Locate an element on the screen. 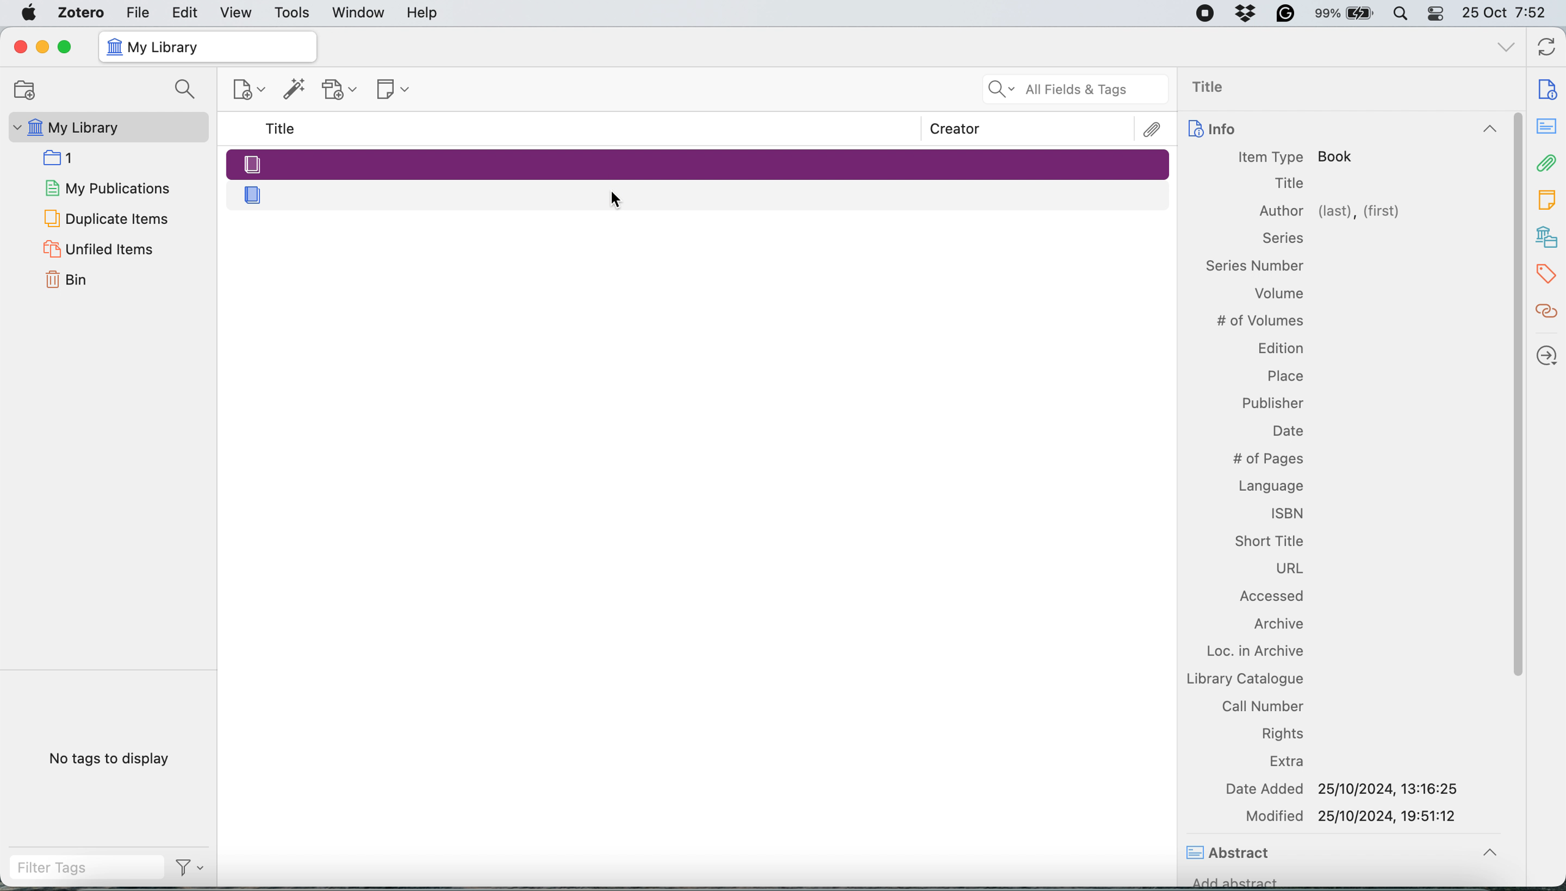 The width and height of the screenshot is (1566, 891). Modified 25/10/2024, 19:51:12 is located at coordinates (1353, 816).